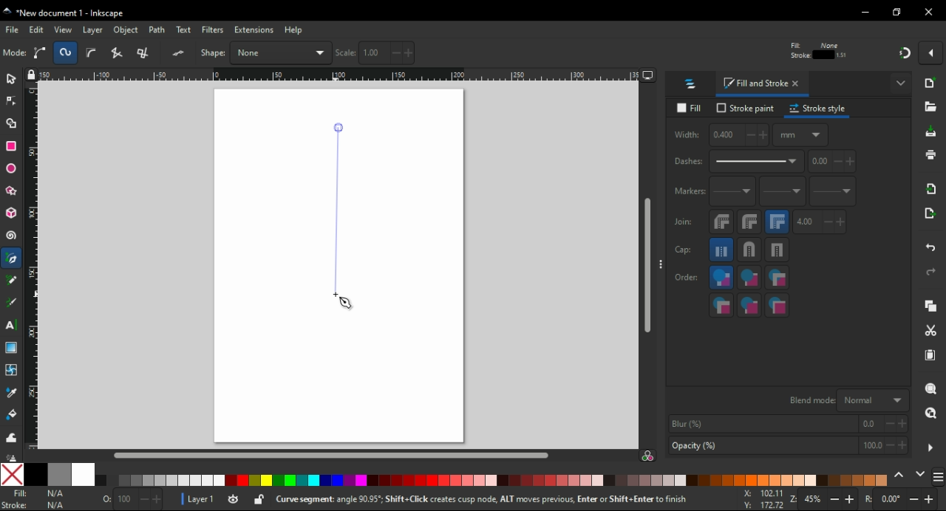 This screenshot has height=511, width=946. Describe the element at coordinates (58, 474) in the screenshot. I see `50% grey` at that location.